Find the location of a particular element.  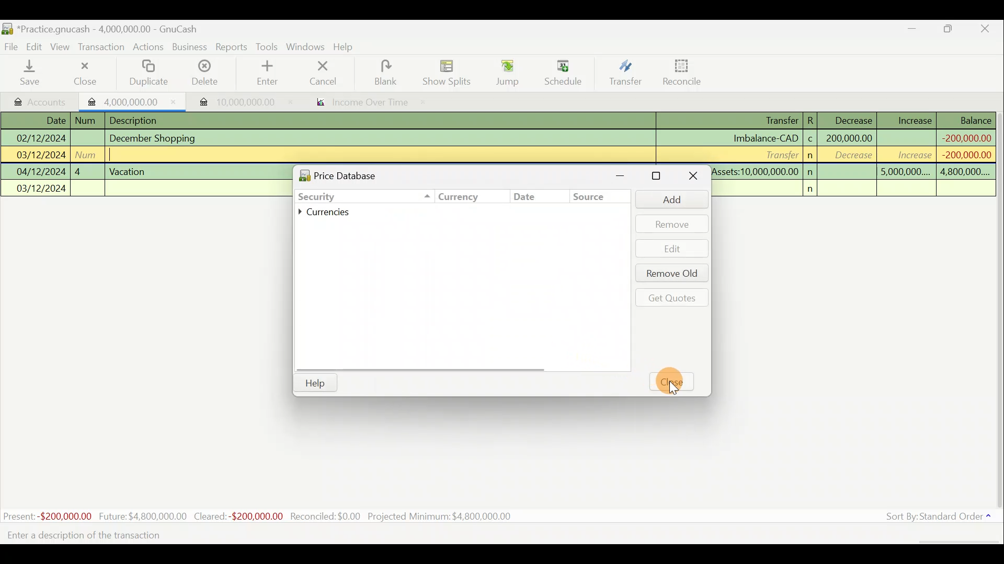

Decrease is located at coordinates (853, 120).